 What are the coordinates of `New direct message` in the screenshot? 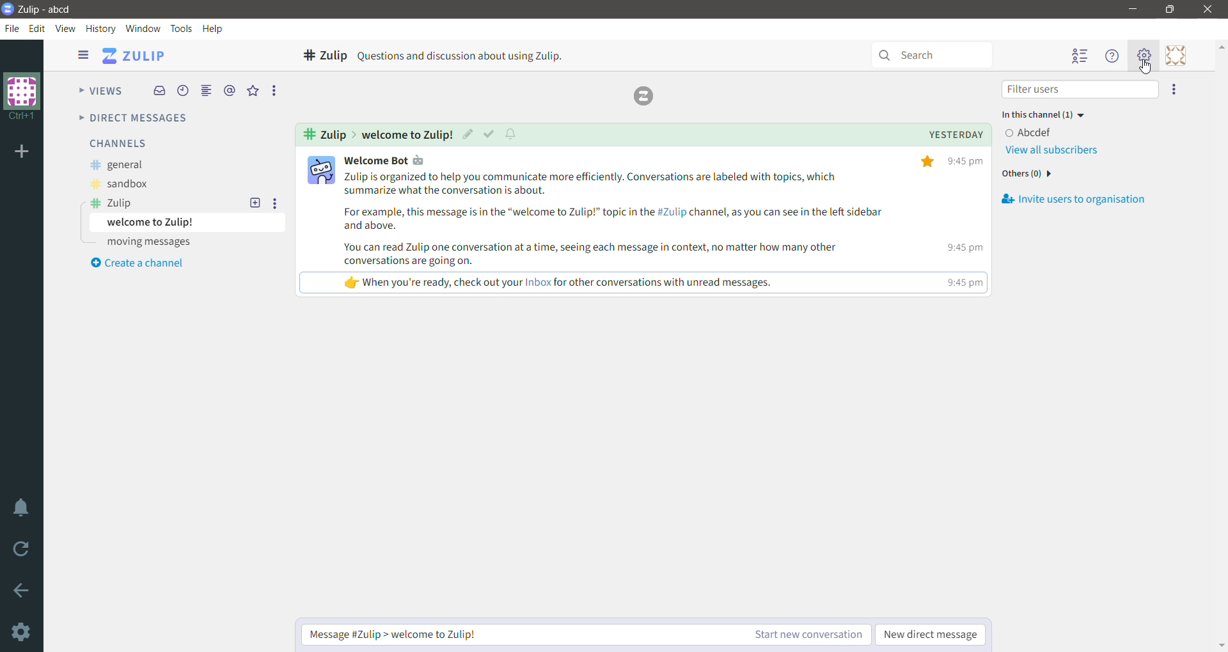 It's located at (931, 635).